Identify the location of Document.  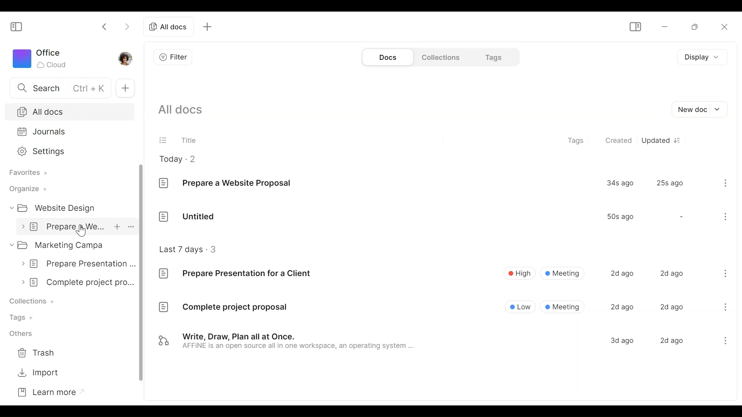
(75, 283).